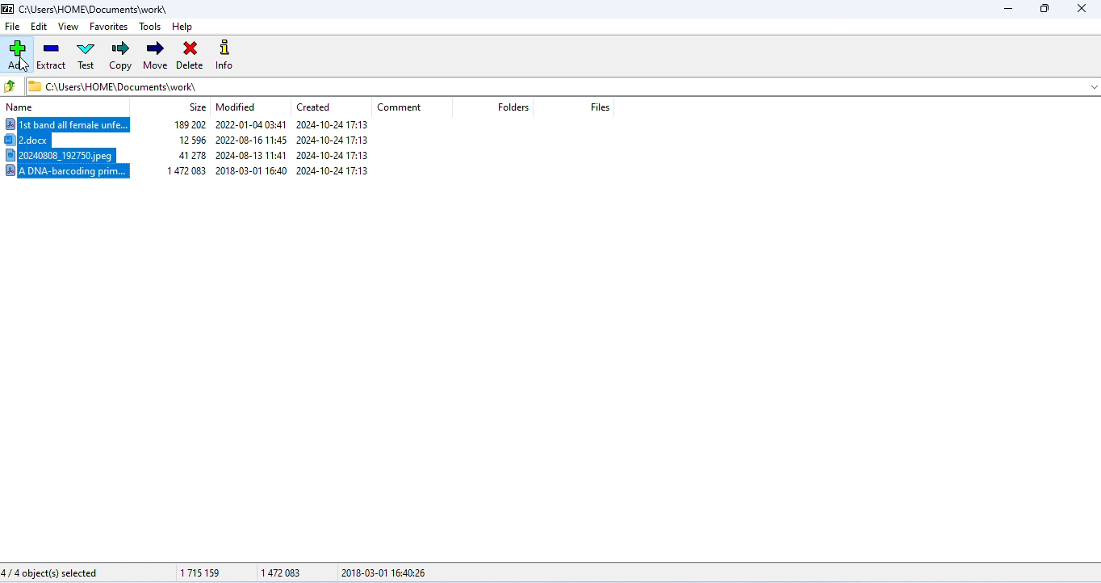  What do you see at coordinates (399, 108) in the screenshot?
I see `comment` at bounding box center [399, 108].